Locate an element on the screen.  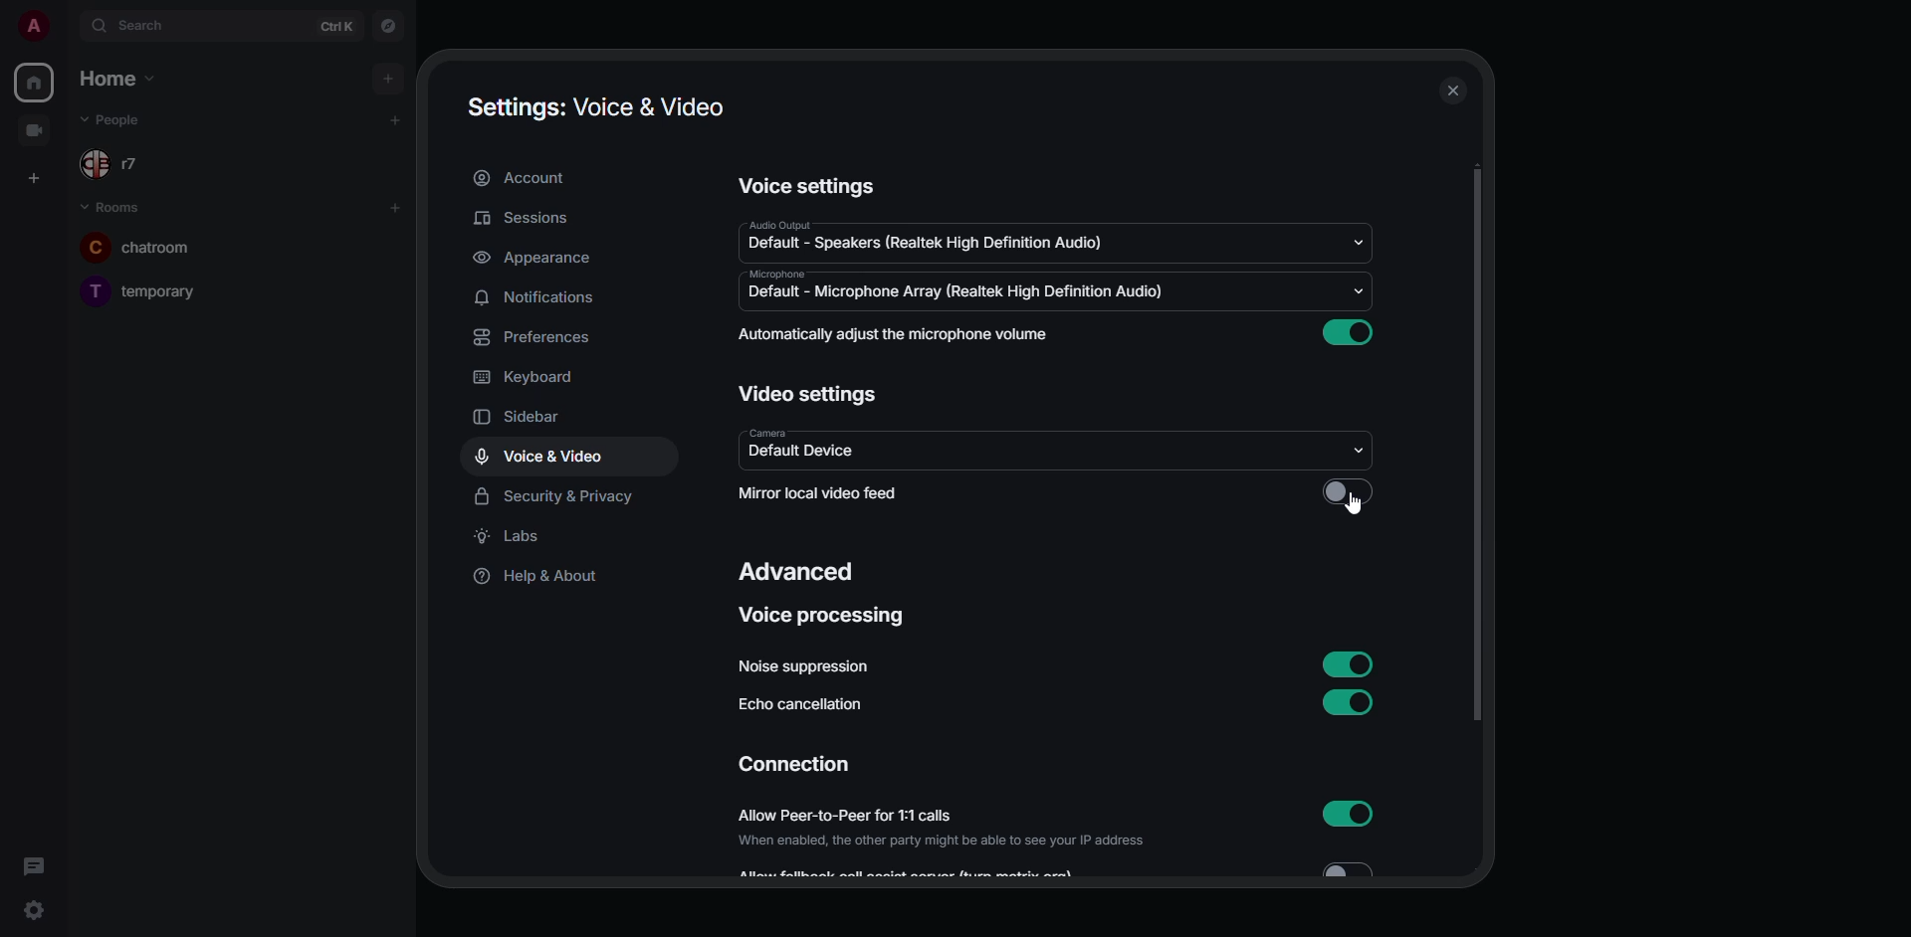
video settings is located at coordinates (808, 397).